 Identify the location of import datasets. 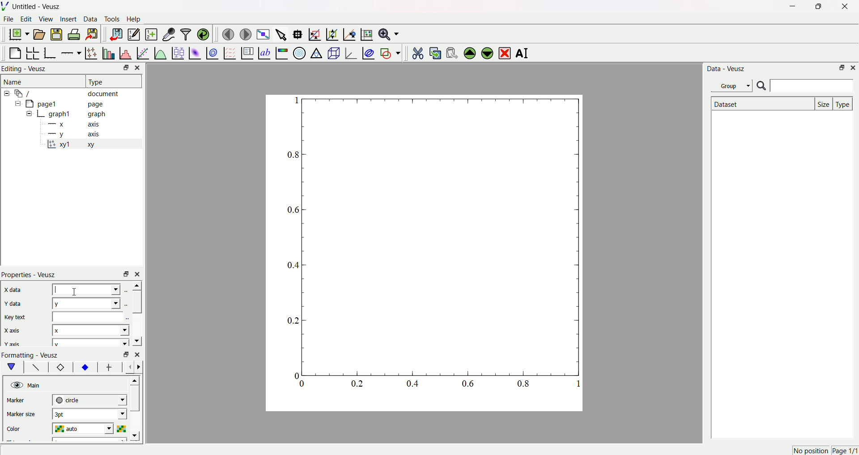
(116, 34).